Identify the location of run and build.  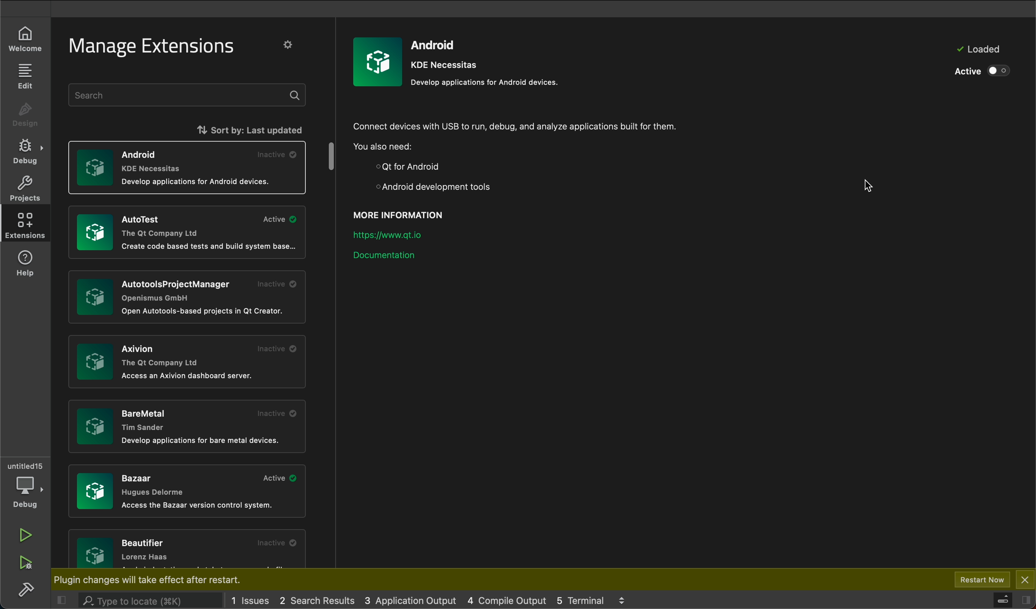
(26, 564).